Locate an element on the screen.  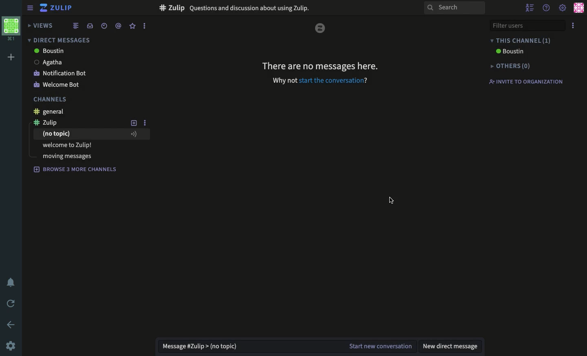
Invite to organization is located at coordinates (530, 82).